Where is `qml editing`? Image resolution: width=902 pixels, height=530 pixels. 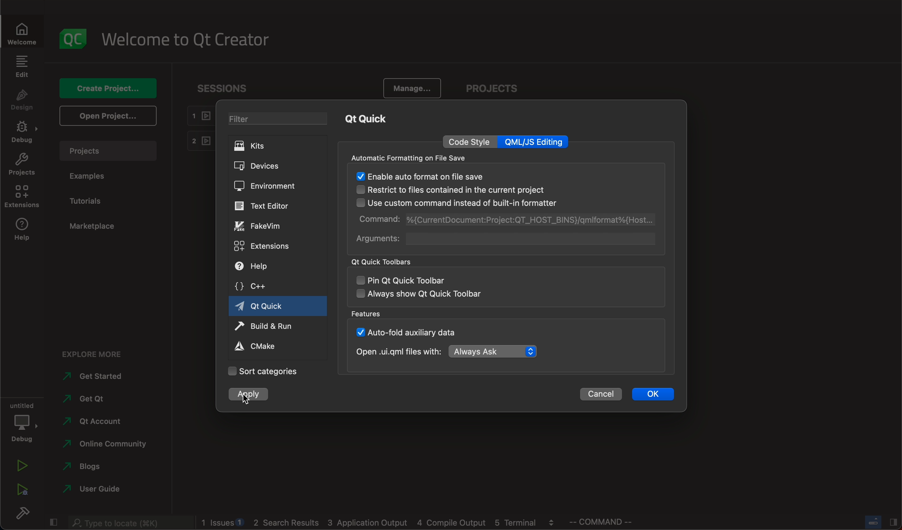 qml editing is located at coordinates (531, 141).